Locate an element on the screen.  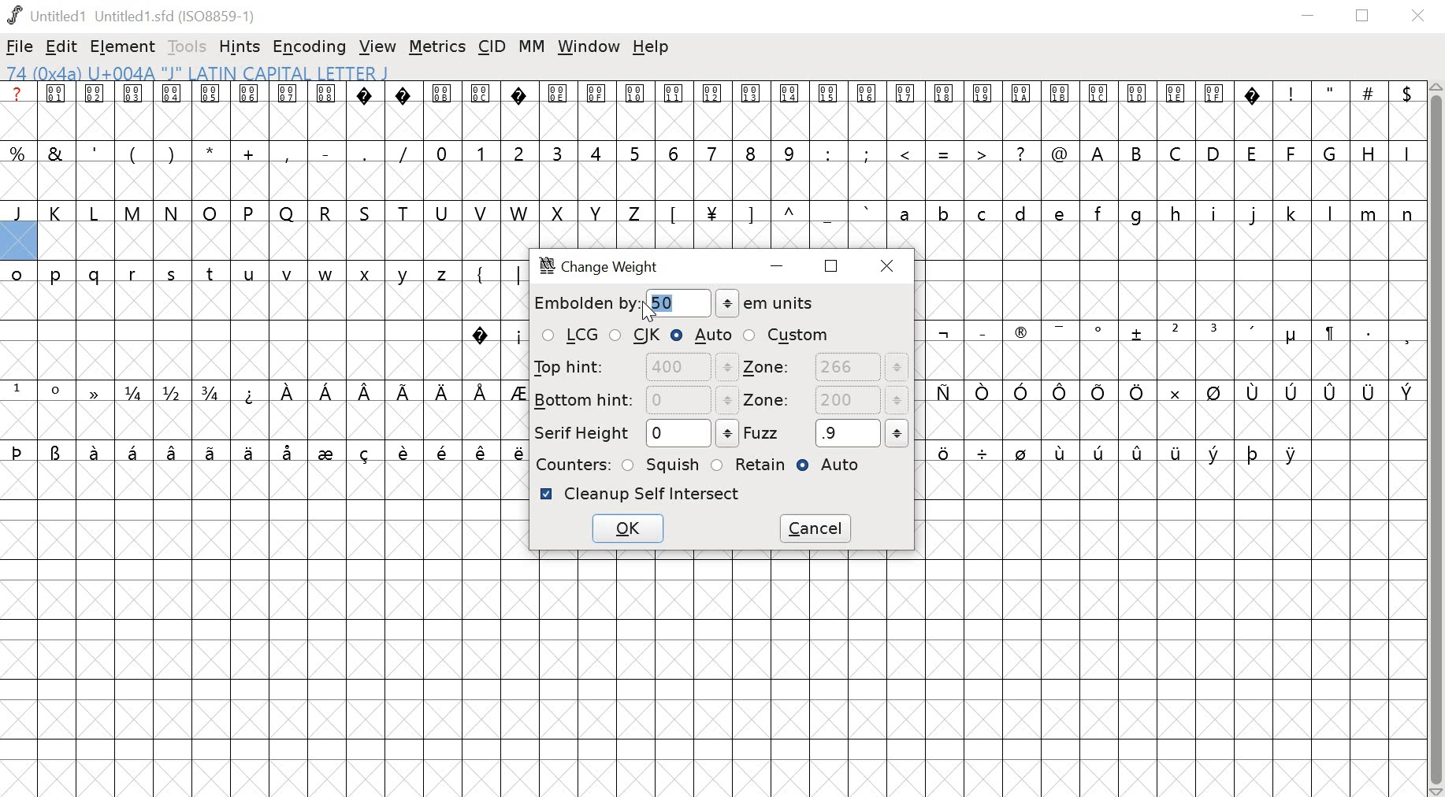
OK is located at coordinates (626, 531).